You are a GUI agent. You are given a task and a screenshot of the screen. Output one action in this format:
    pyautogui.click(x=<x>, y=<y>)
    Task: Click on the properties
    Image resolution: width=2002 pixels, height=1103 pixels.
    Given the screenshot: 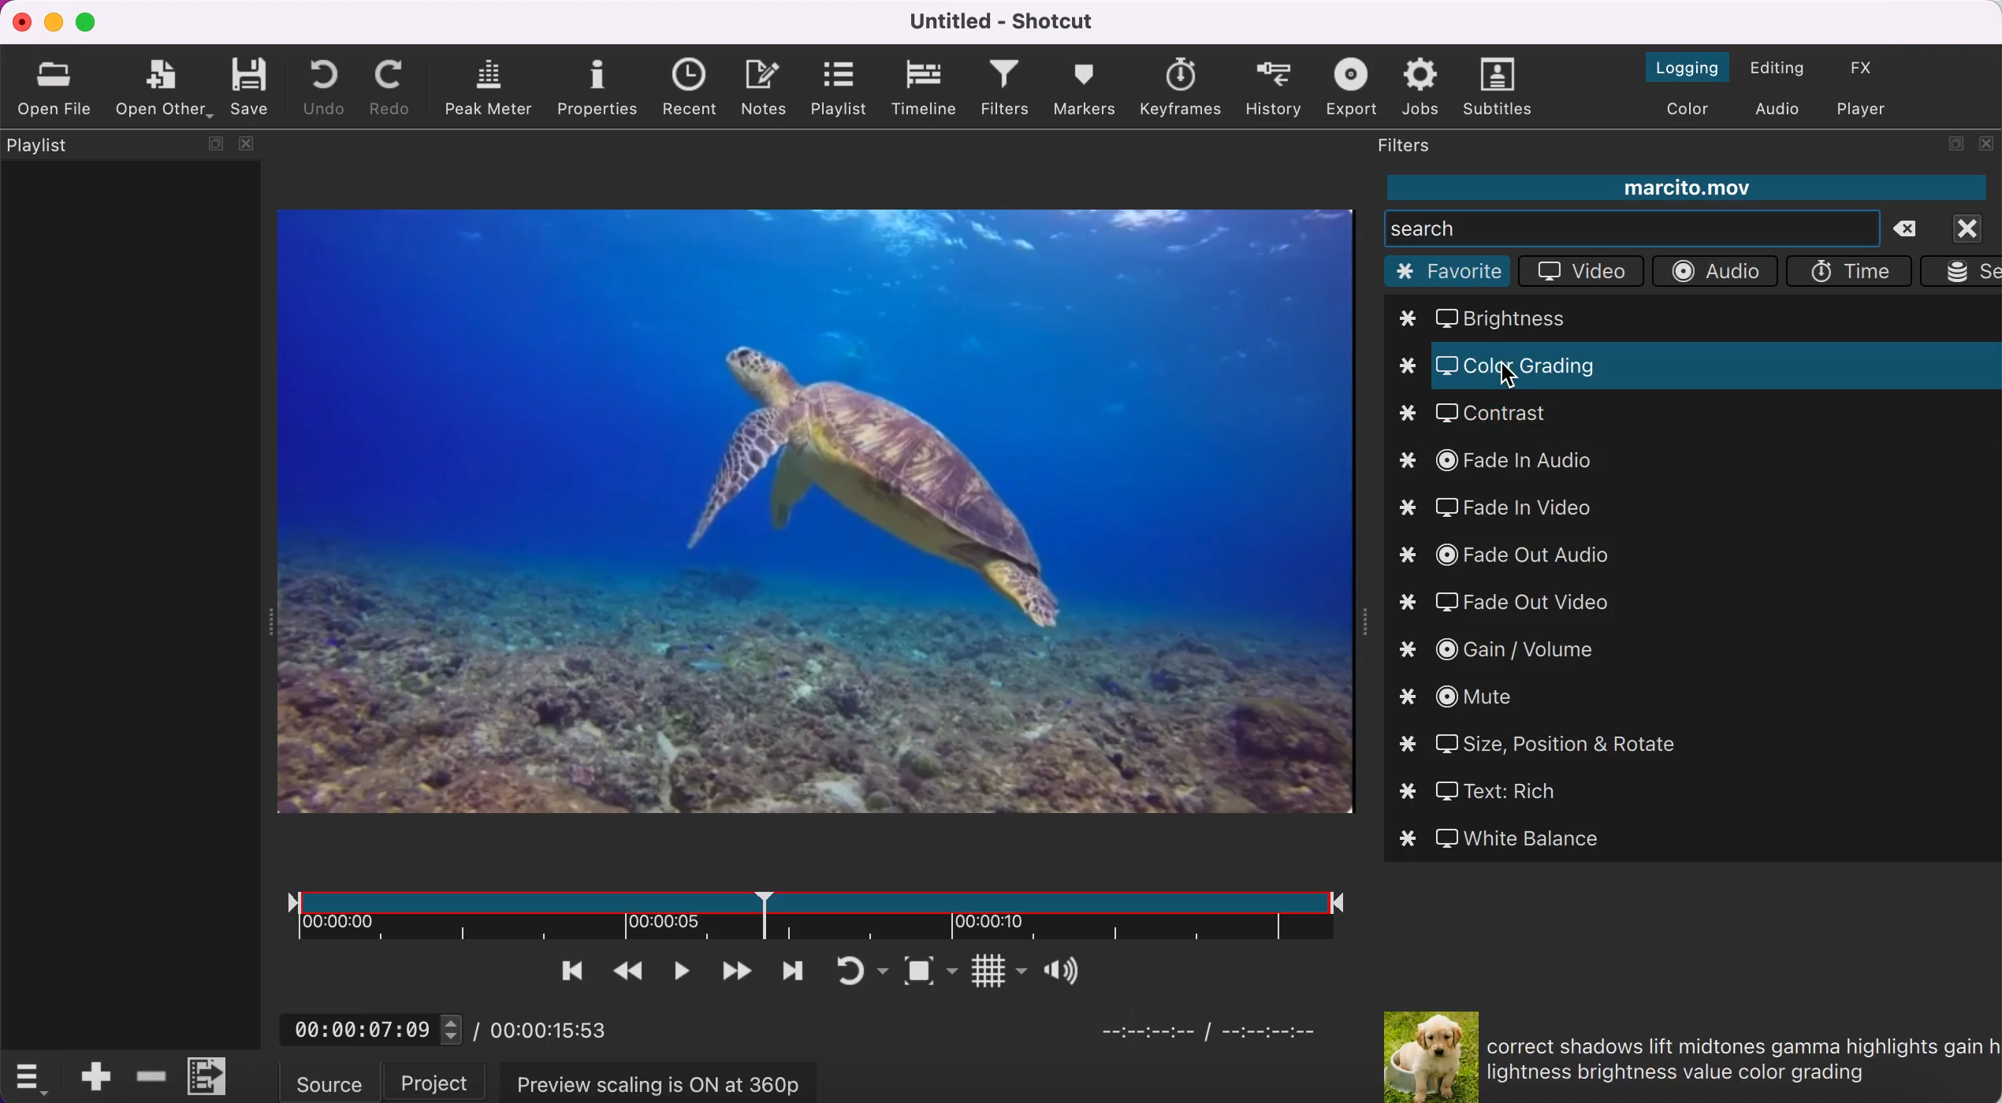 What is the action you would take?
    pyautogui.click(x=598, y=88)
    